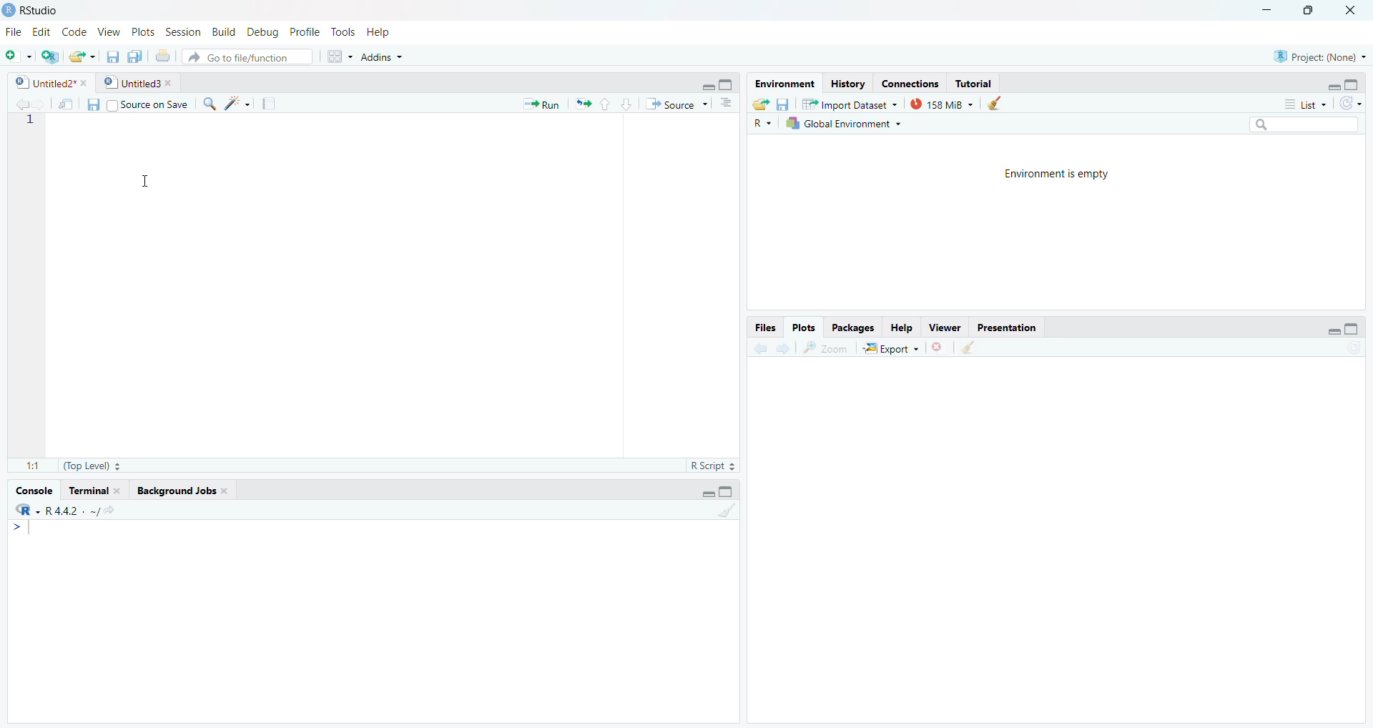  I want to click on Load workspace, so click(760, 103).